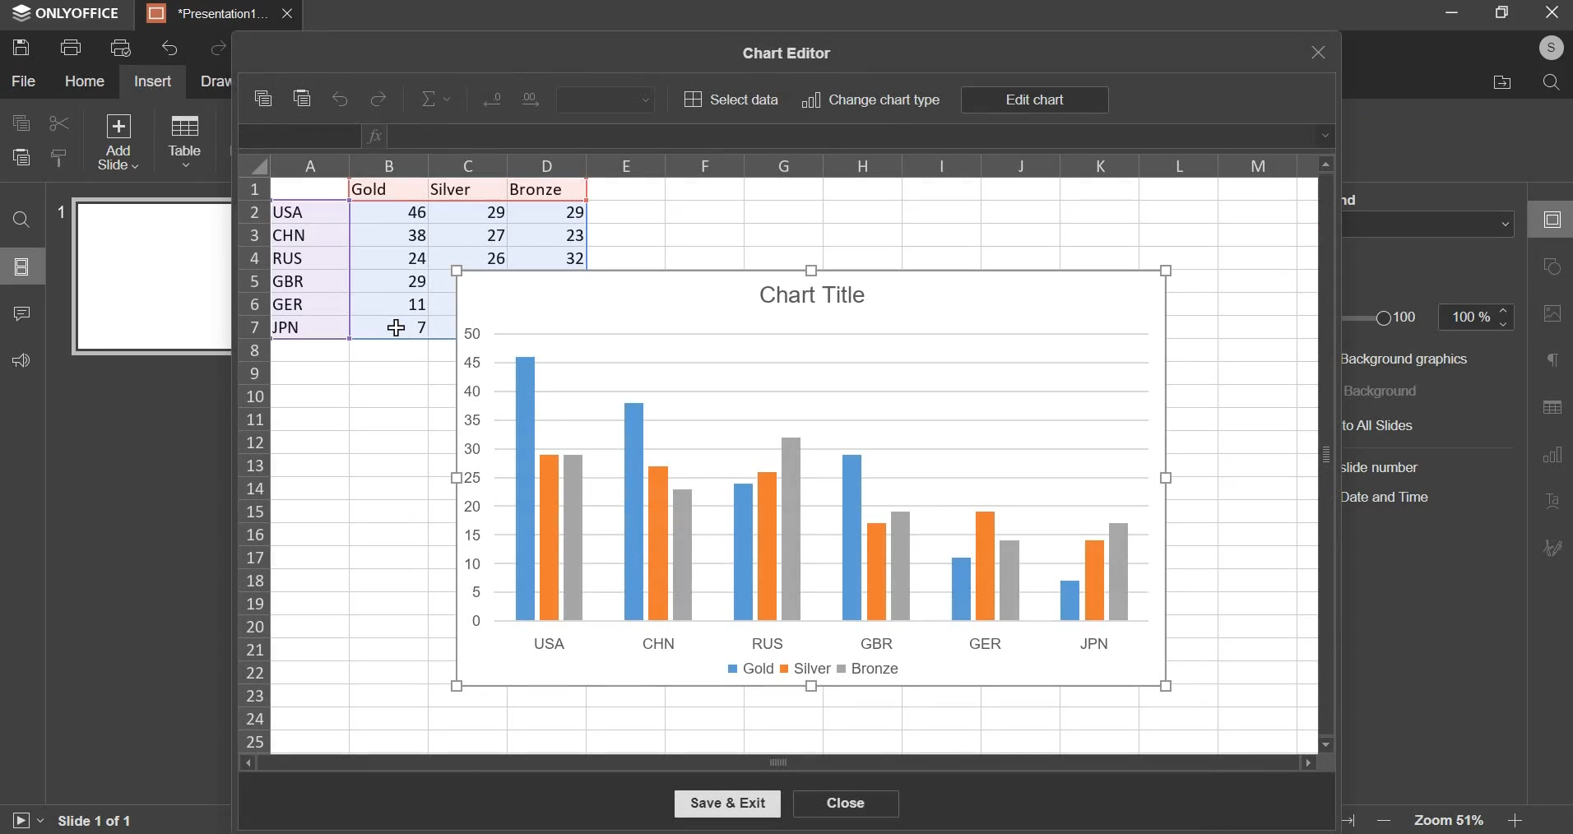 The width and height of the screenshot is (1573, 834). I want to click on slide menu, so click(21, 266).